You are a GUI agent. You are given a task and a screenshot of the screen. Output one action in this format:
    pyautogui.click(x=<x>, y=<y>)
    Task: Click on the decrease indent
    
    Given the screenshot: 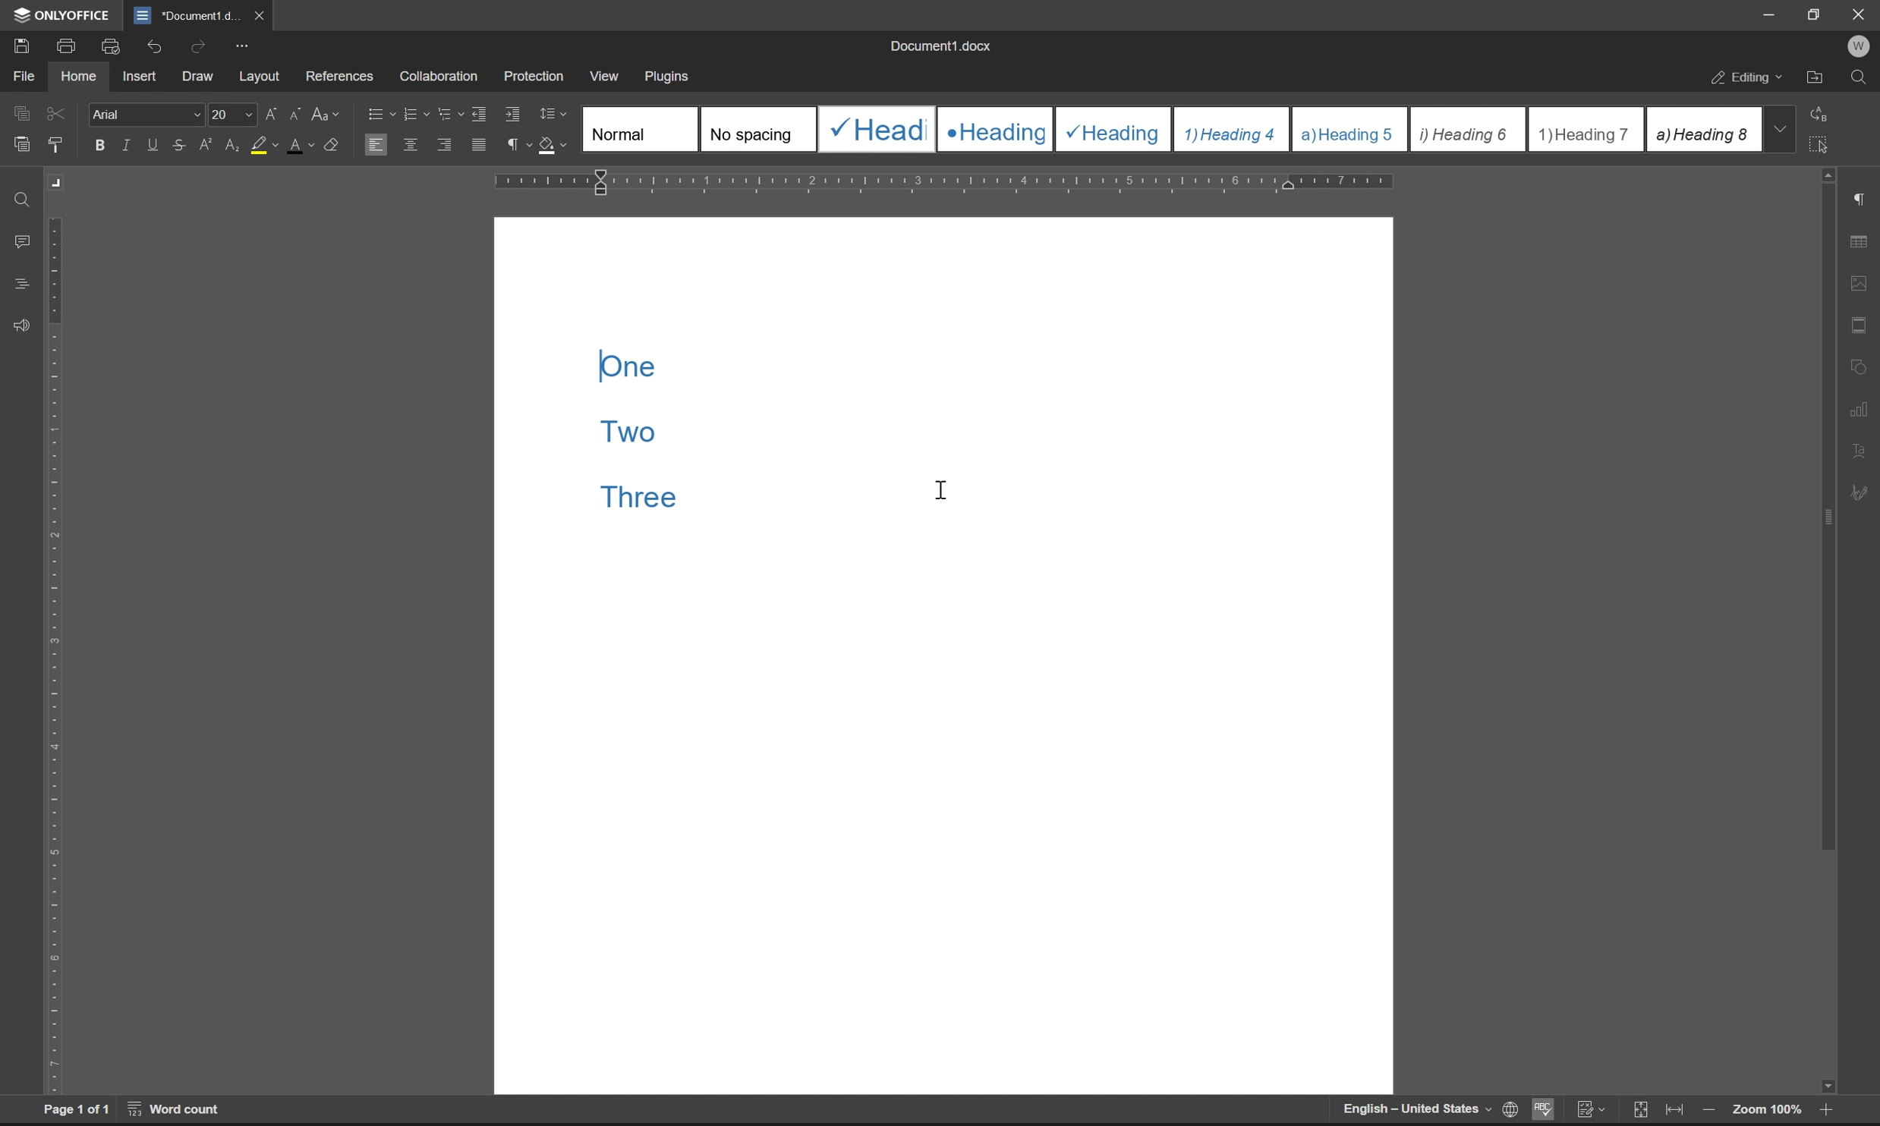 What is the action you would take?
    pyautogui.click(x=483, y=113)
    